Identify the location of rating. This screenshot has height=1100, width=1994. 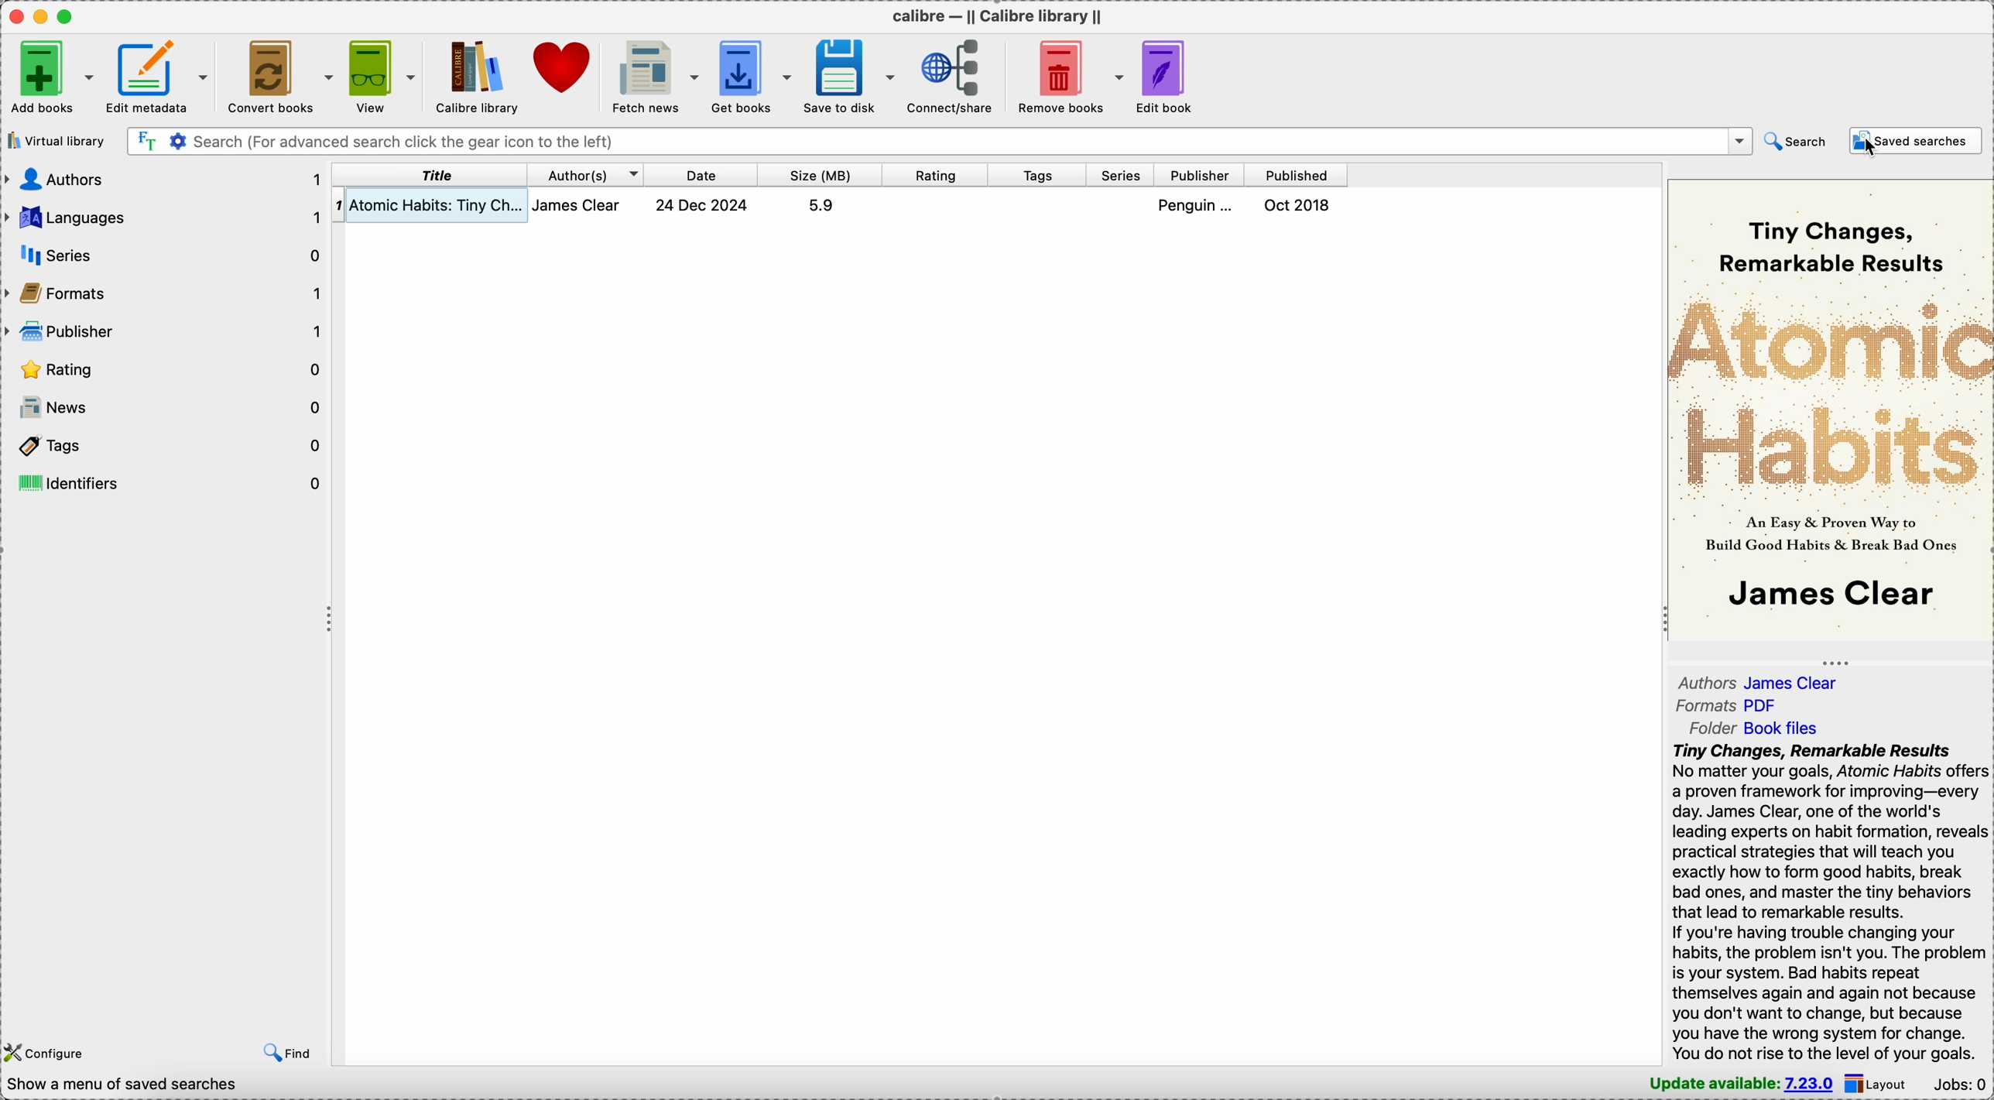
(936, 175).